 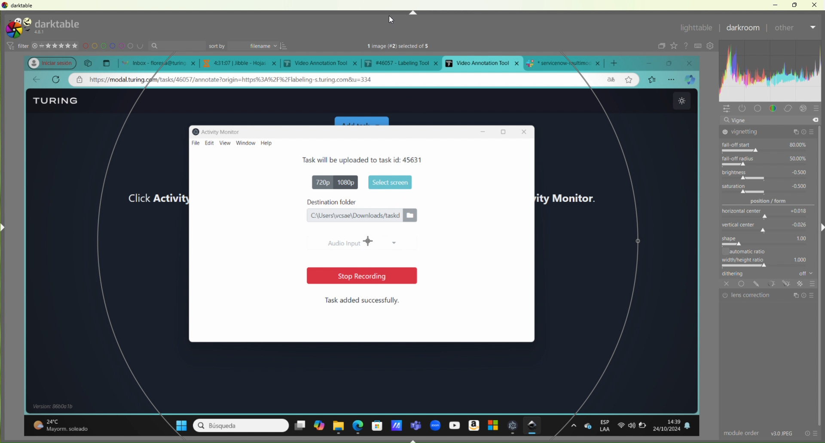 What do you see at coordinates (628, 81) in the screenshot?
I see `star page` at bounding box center [628, 81].